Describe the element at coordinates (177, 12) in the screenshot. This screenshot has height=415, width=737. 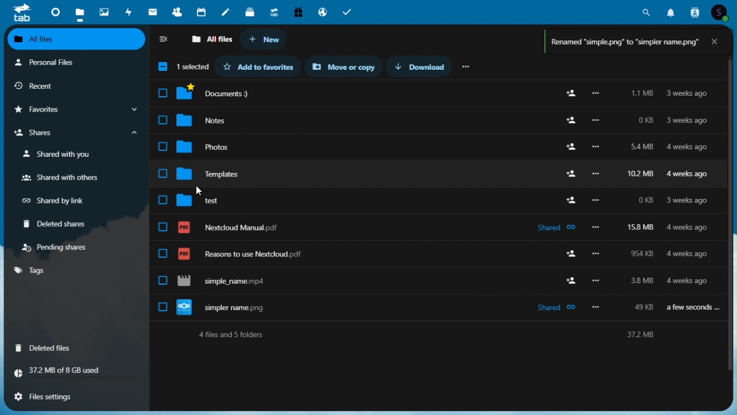
I see `contacts` at that location.